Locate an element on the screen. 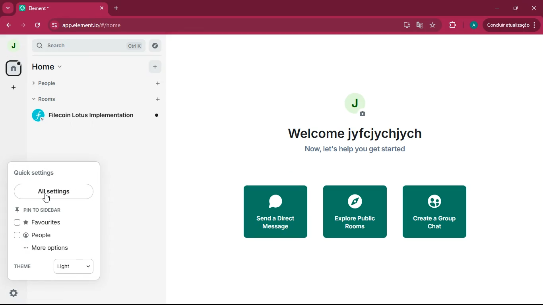  theme is located at coordinates (24, 268).